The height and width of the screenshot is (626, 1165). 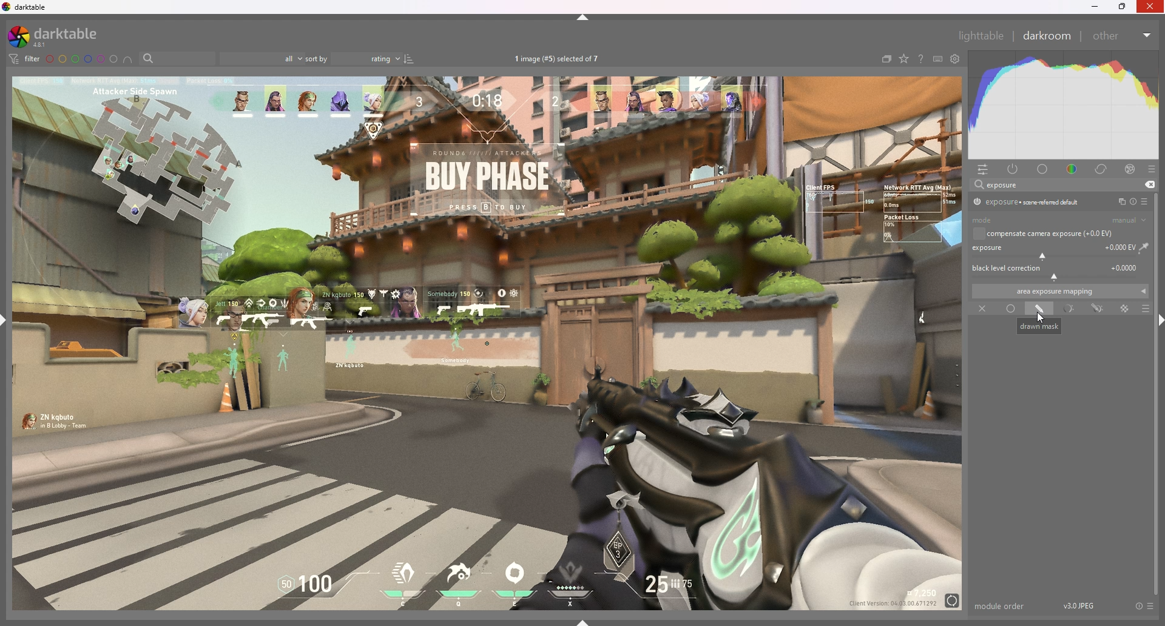 I want to click on area exposure mapping, so click(x=1060, y=291).